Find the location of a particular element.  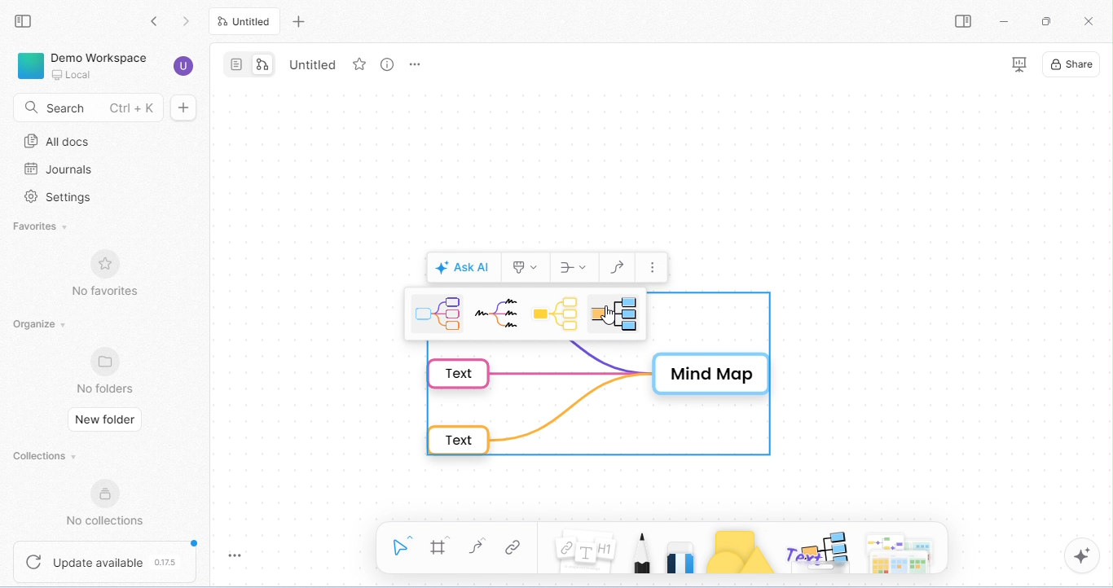

connectors is located at coordinates (477, 547).